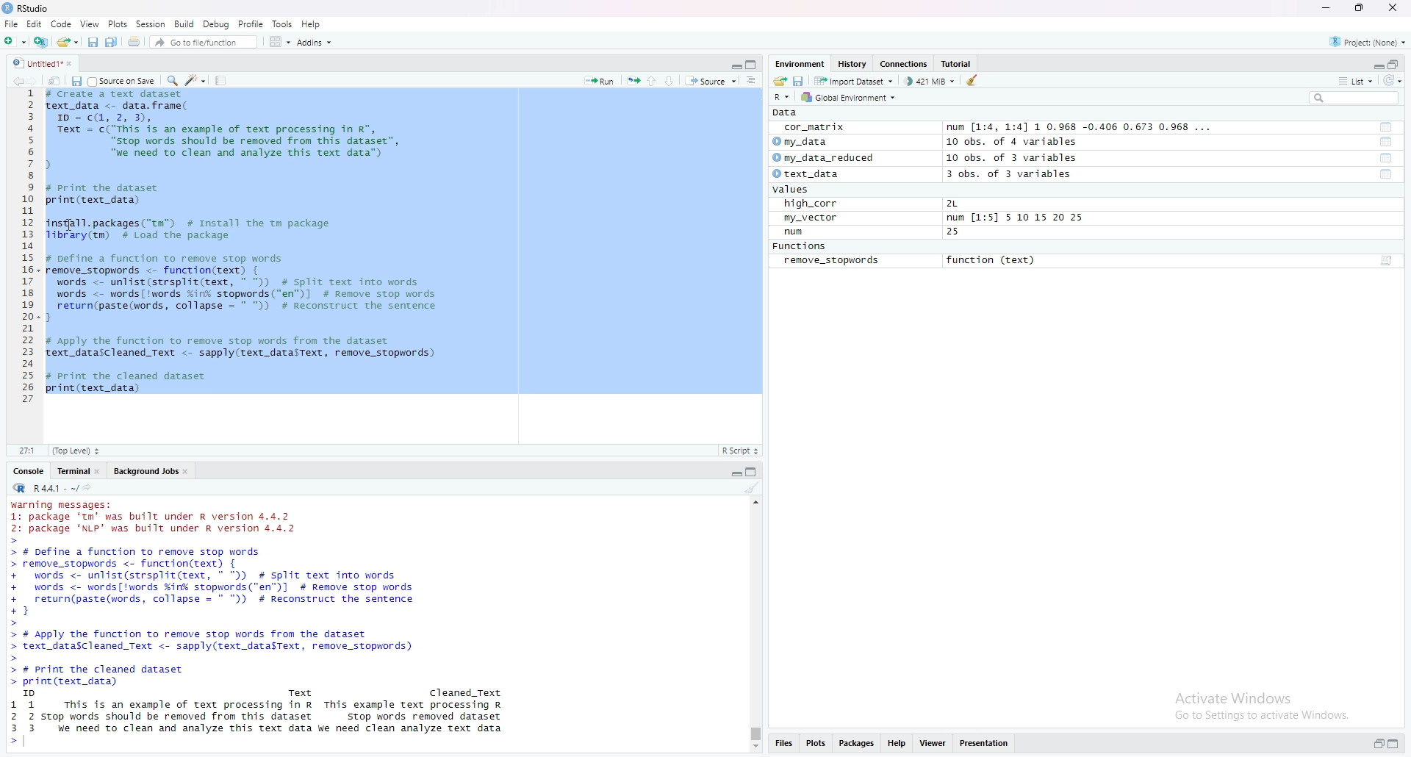 The height and width of the screenshot is (757, 1411). Describe the element at coordinates (280, 43) in the screenshot. I see `workspace panes` at that location.